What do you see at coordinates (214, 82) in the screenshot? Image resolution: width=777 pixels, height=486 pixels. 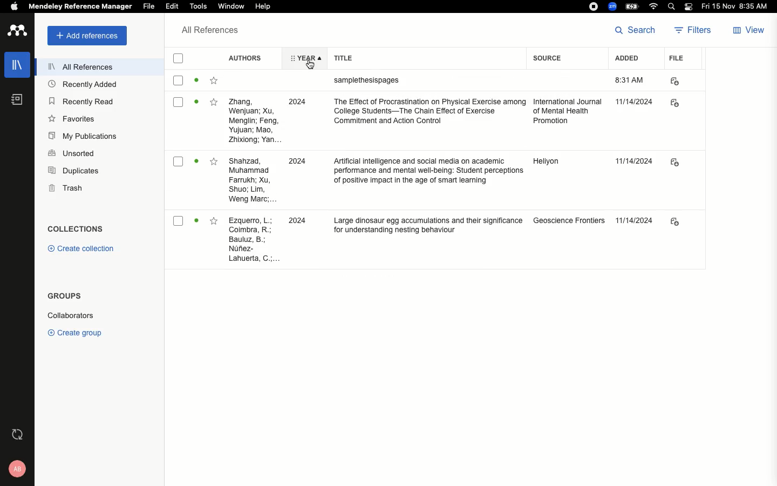 I see `mark as favorite` at bounding box center [214, 82].